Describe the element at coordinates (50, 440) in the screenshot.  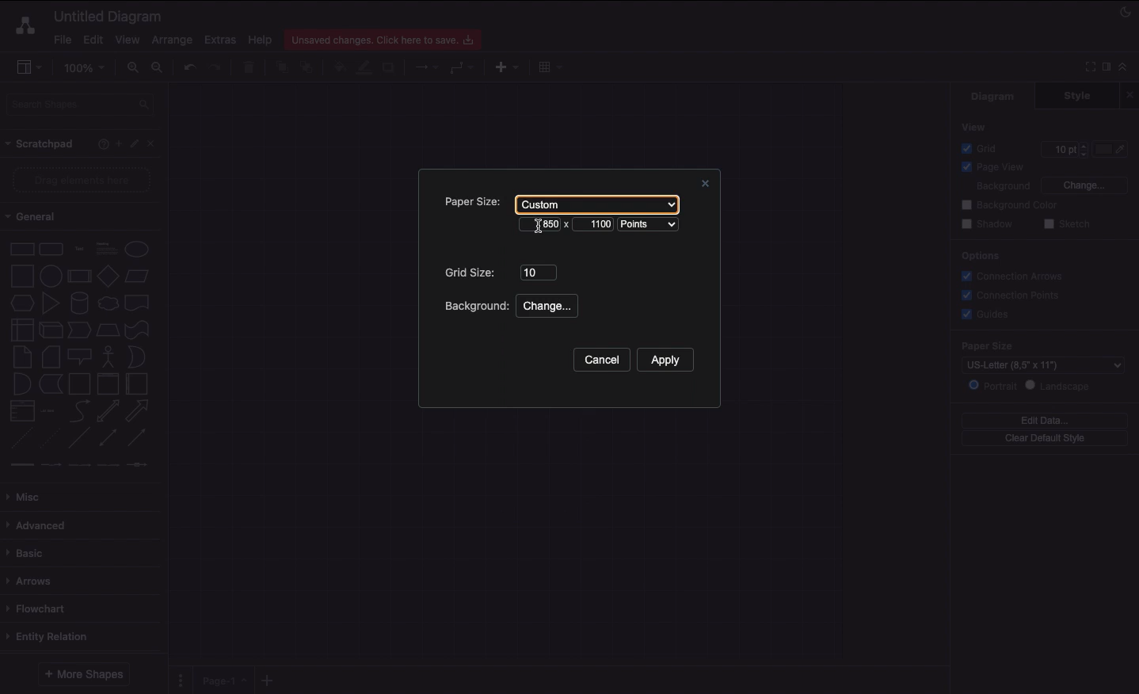
I see `Dotted line` at that location.